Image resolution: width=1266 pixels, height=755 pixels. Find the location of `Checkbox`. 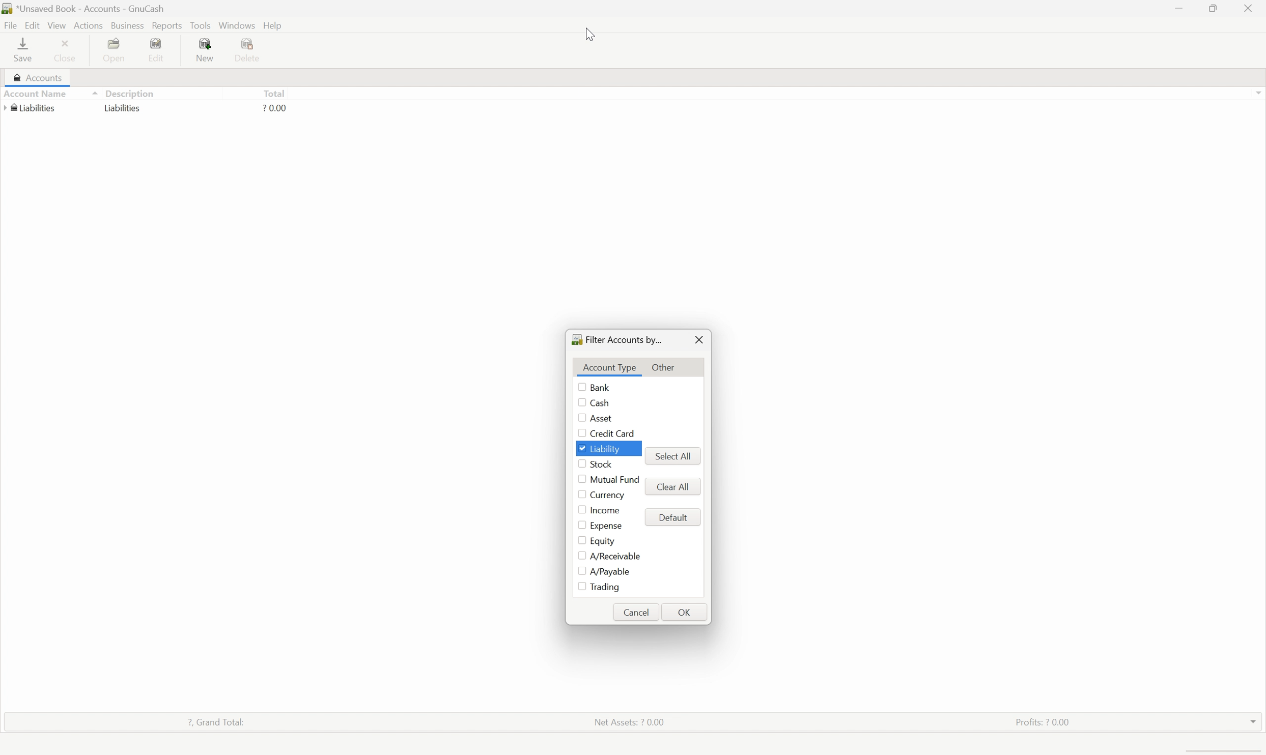

Checkbox is located at coordinates (580, 464).